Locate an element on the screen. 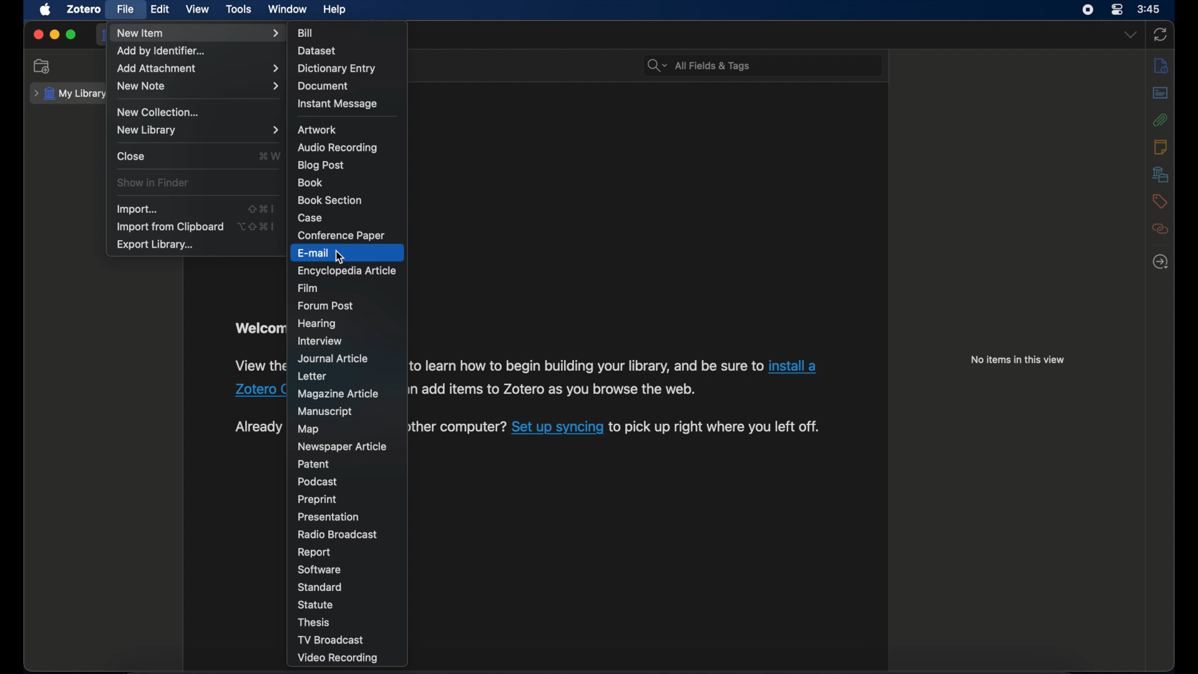 The image size is (1198, 674). screen recorder is located at coordinates (1087, 10).